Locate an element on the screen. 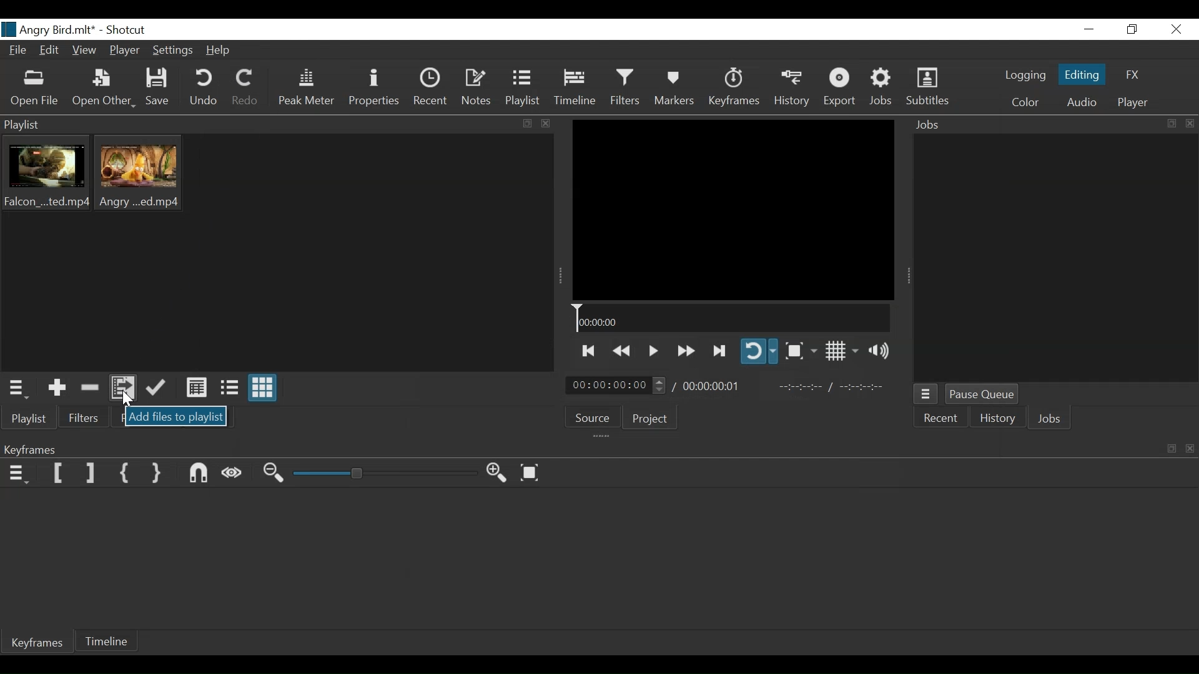 This screenshot has width=1199, height=674. Help is located at coordinates (219, 51).